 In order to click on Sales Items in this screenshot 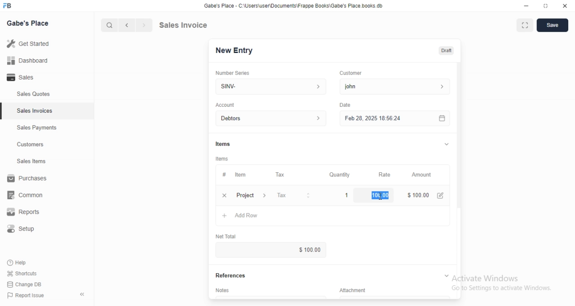, I will do `click(27, 162)`.